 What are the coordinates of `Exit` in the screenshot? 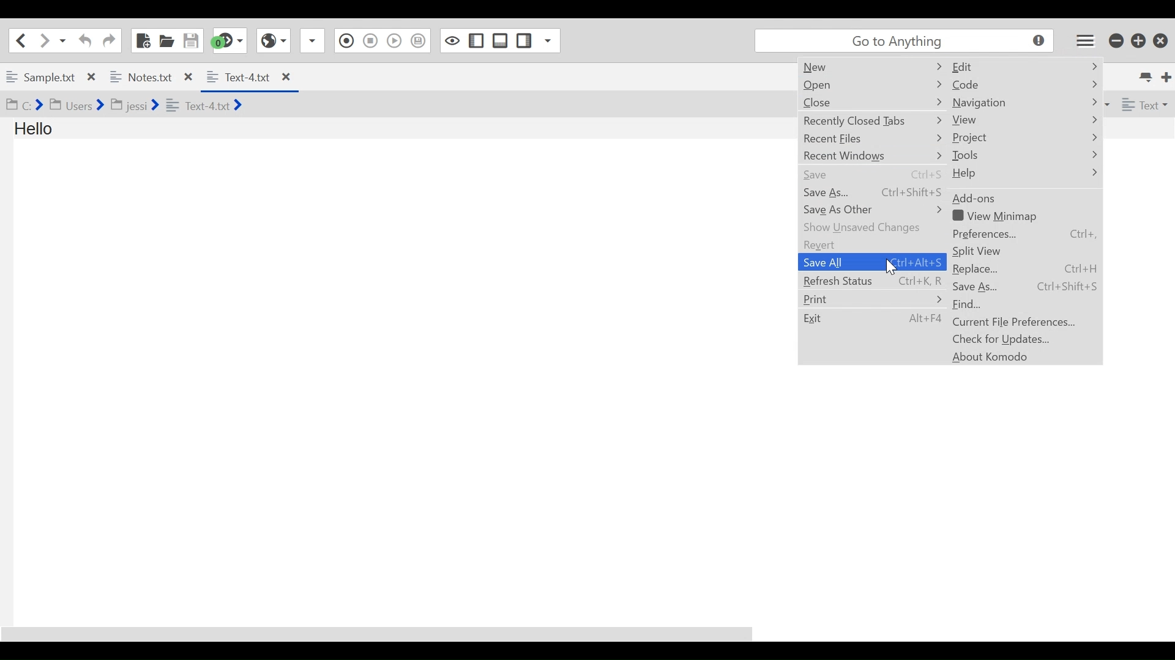 It's located at (873, 318).